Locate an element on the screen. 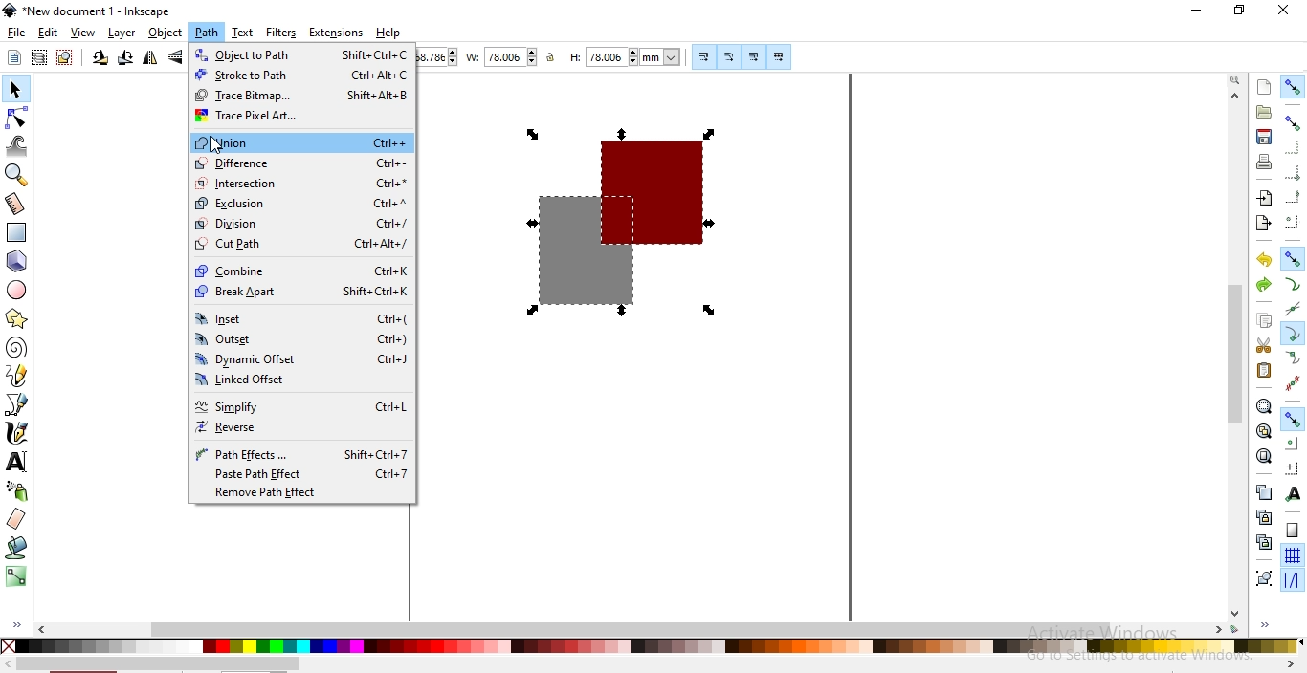  text is located at coordinates (242, 32).